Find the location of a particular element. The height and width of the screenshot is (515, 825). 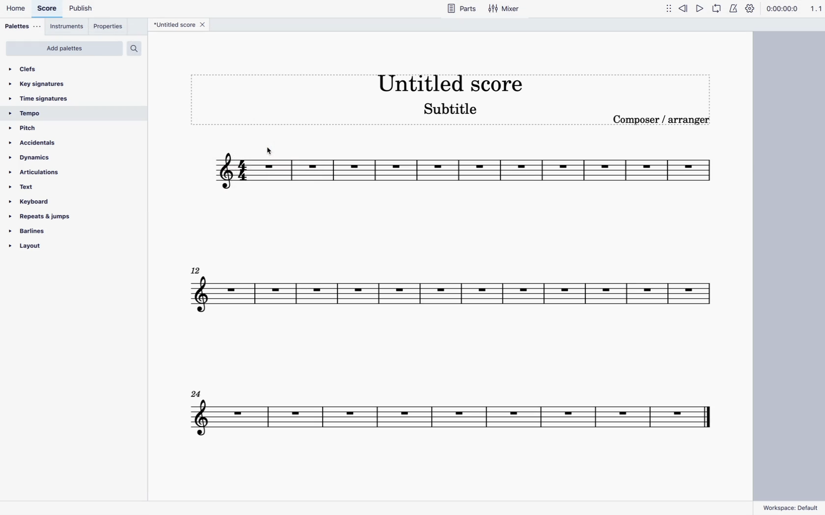

keyboard is located at coordinates (34, 202).